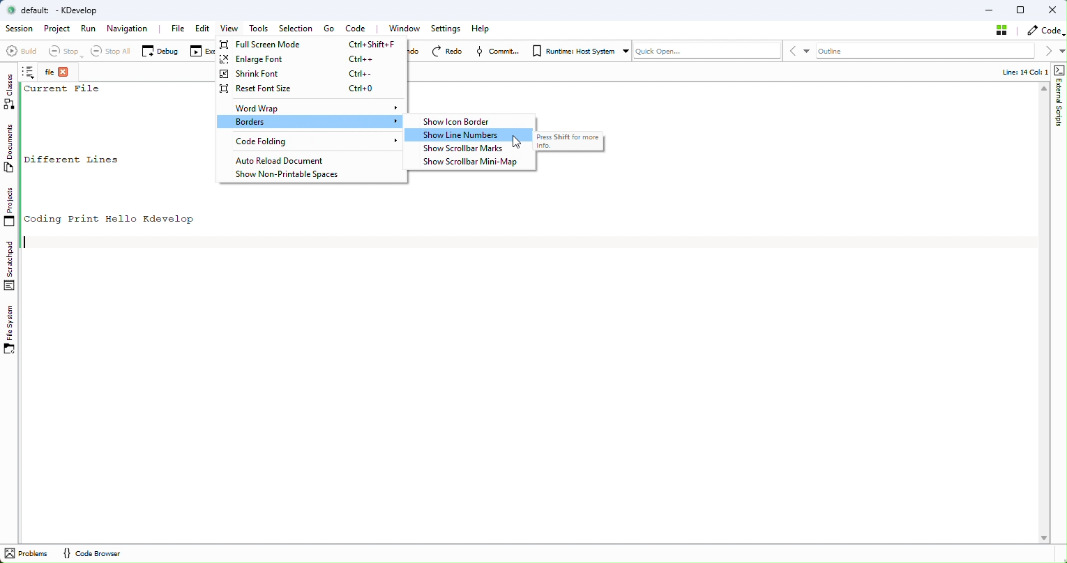 The height and width of the screenshot is (563, 1067). I want to click on File, so click(178, 28).